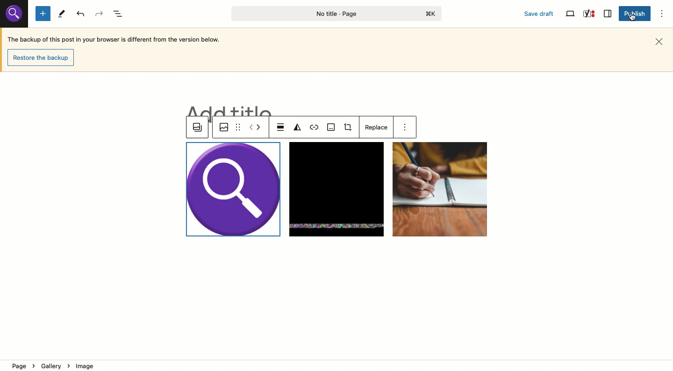 The width and height of the screenshot is (673, 371). Describe the element at coordinates (16, 14) in the screenshot. I see `logo` at that location.